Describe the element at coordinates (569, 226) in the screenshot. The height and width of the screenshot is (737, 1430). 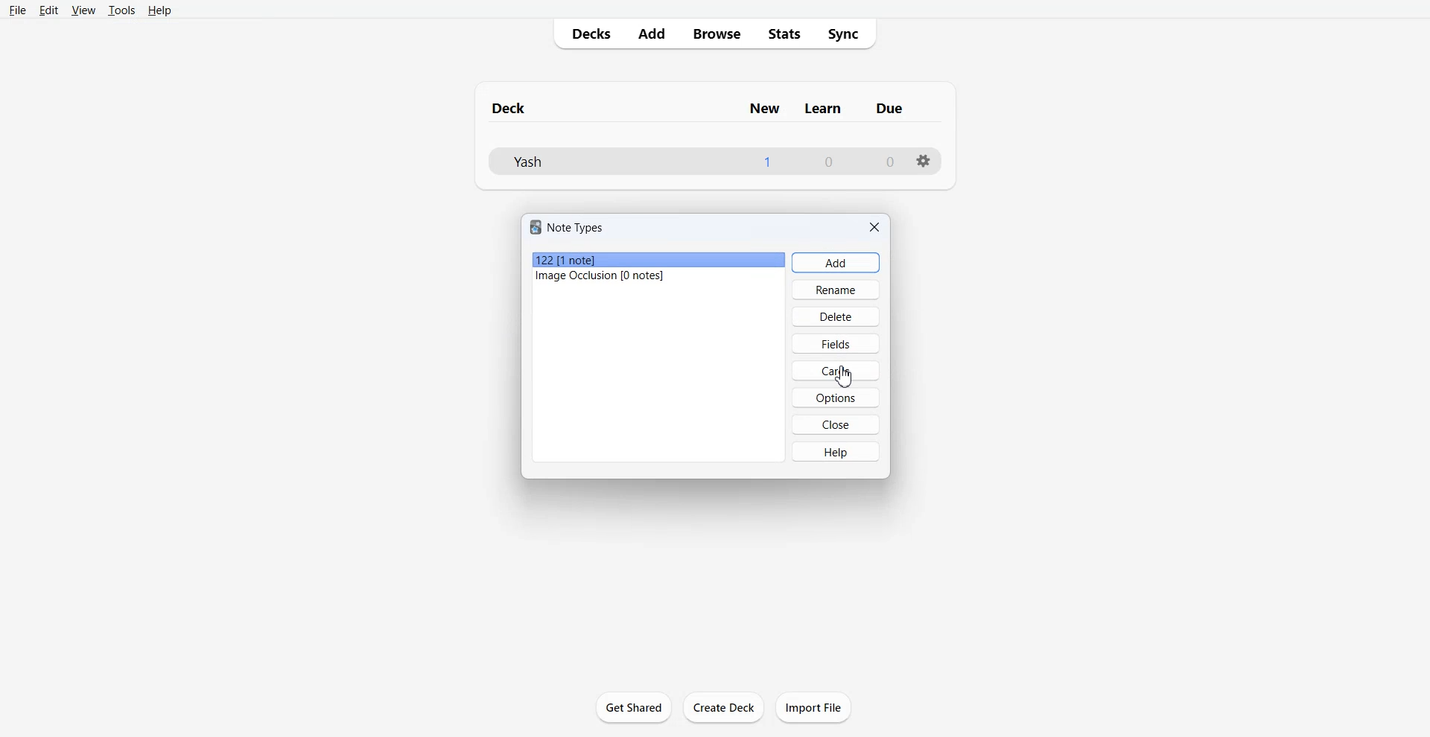
I see `Text` at that location.